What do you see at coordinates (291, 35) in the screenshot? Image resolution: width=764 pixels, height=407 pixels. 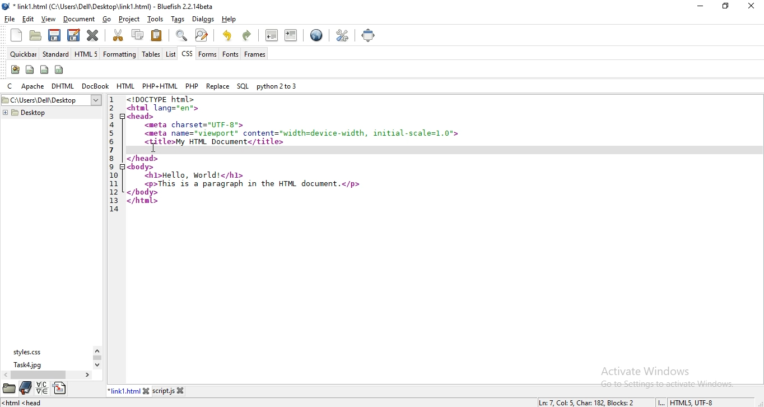 I see `indent ` at bounding box center [291, 35].